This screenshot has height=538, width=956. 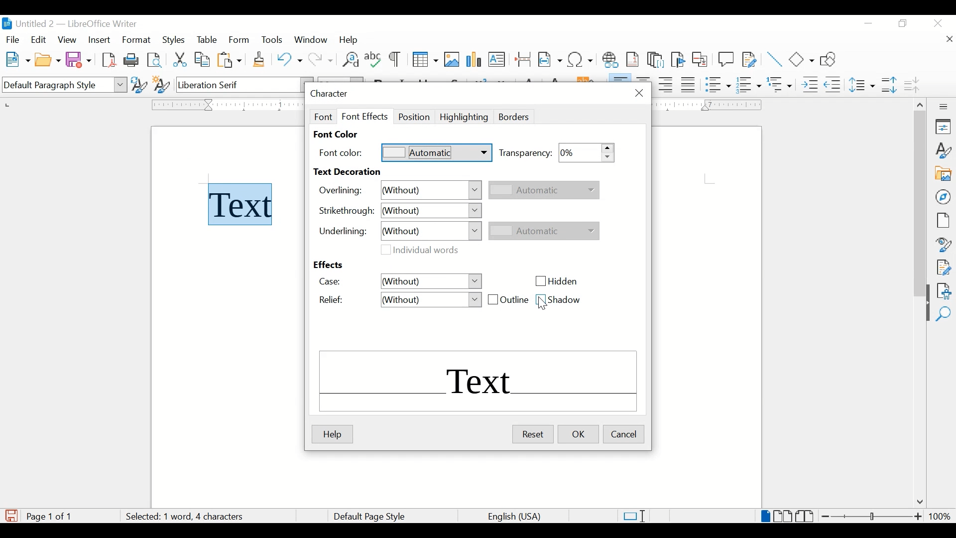 What do you see at coordinates (432, 190) in the screenshot?
I see `without dropdown menu` at bounding box center [432, 190].